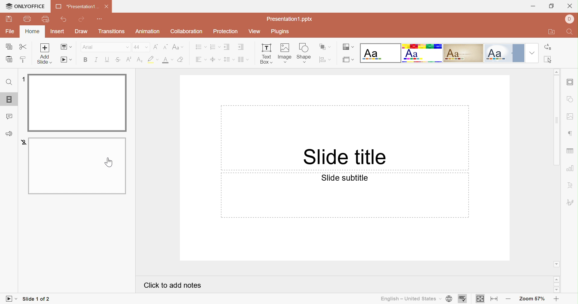 This screenshot has width=578, height=304. I want to click on Collaboration, so click(186, 31).